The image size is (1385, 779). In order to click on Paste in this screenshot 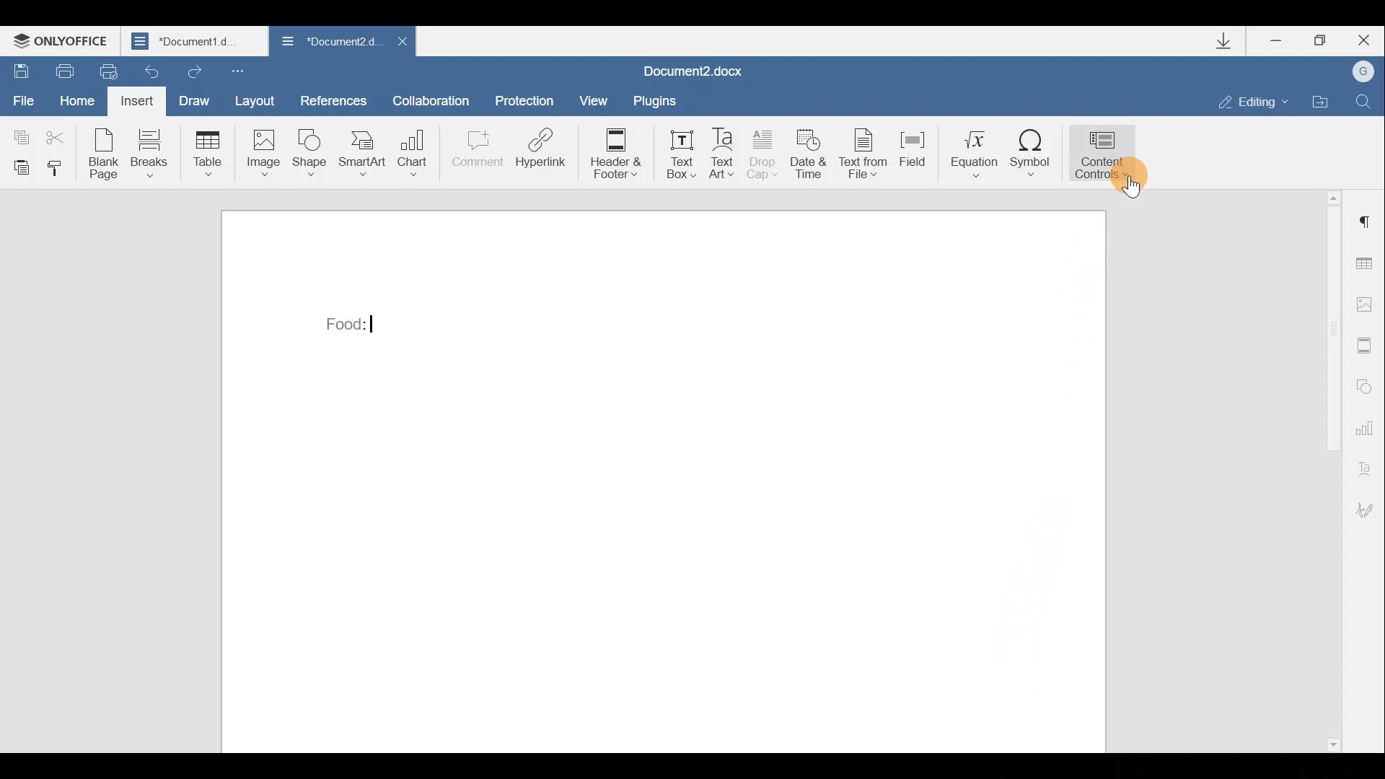, I will do `click(16, 167)`.